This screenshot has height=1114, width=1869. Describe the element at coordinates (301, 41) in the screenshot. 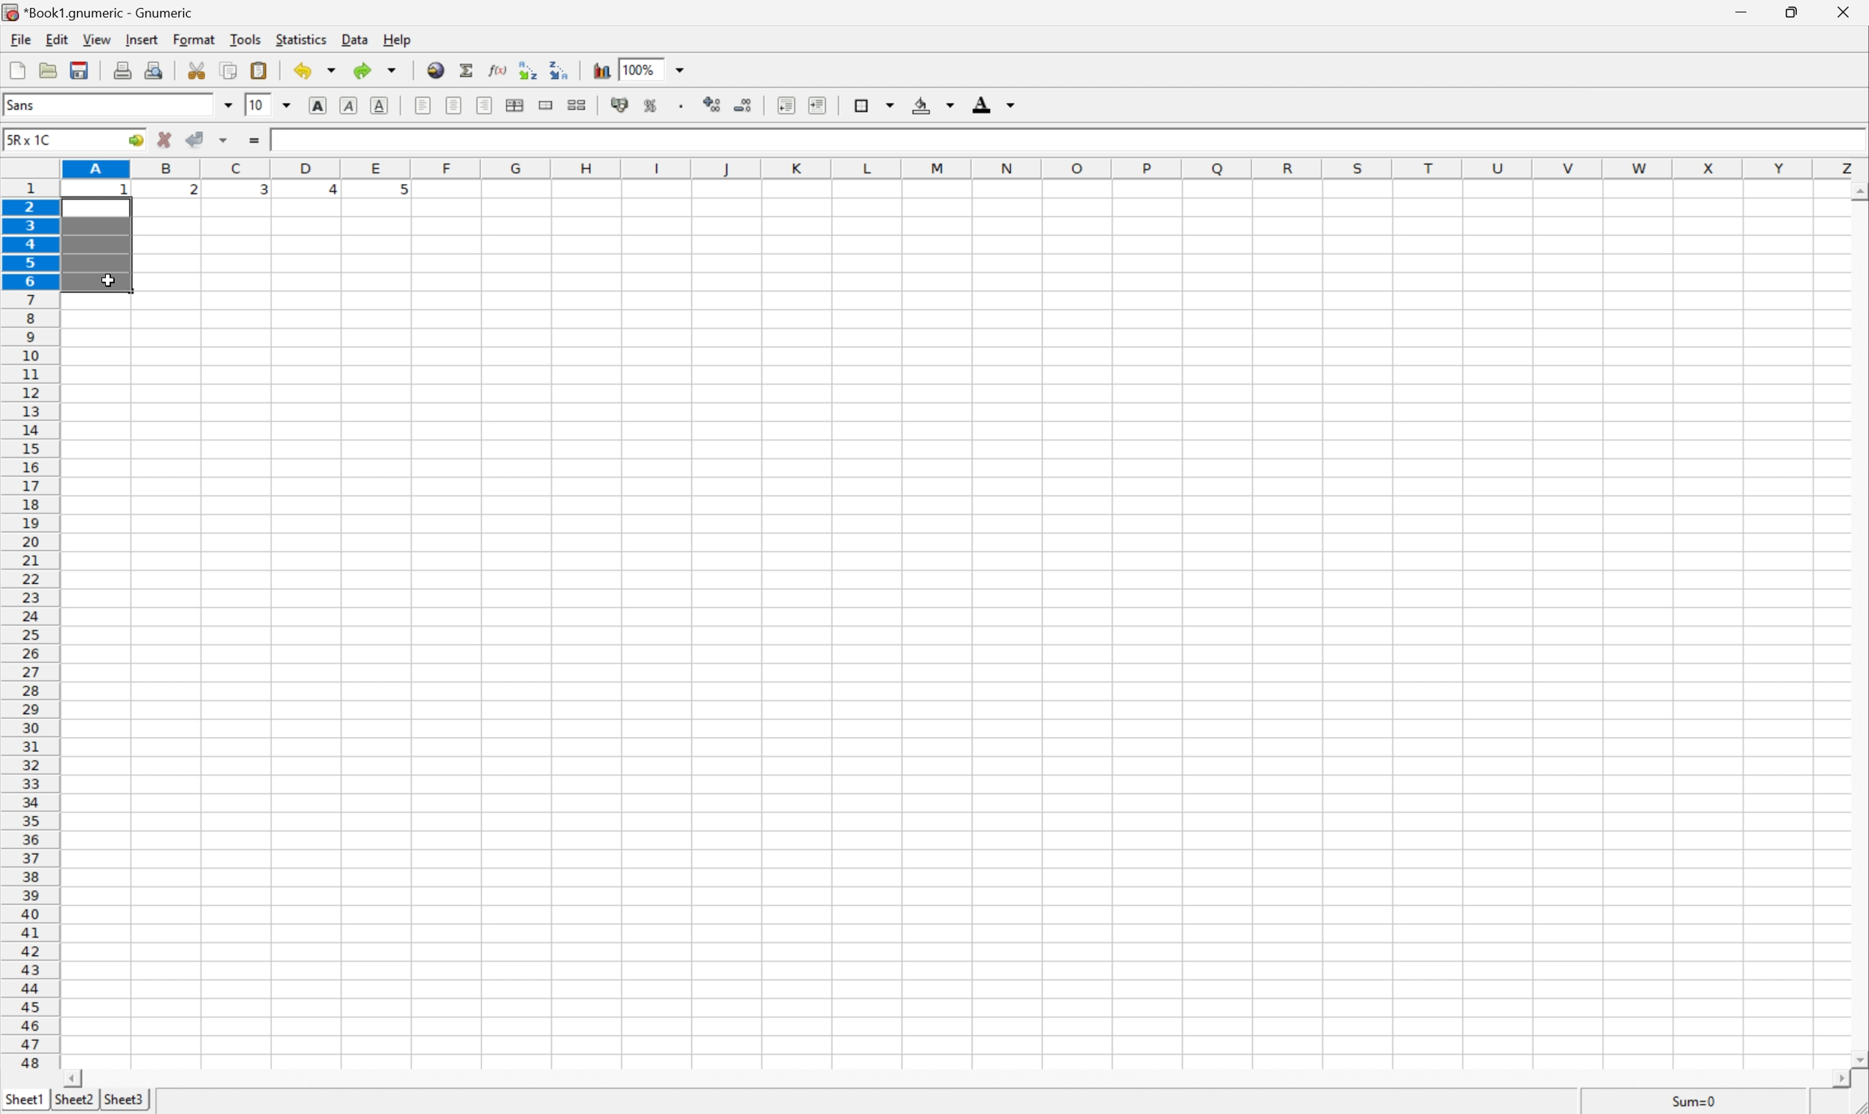

I see `statistics` at that location.